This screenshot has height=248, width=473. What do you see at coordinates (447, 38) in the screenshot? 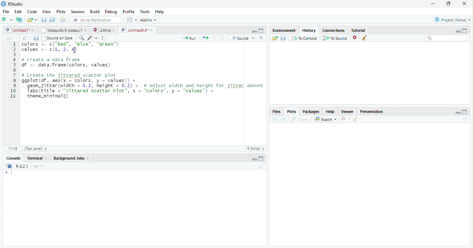
I see `Search bar` at bounding box center [447, 38].